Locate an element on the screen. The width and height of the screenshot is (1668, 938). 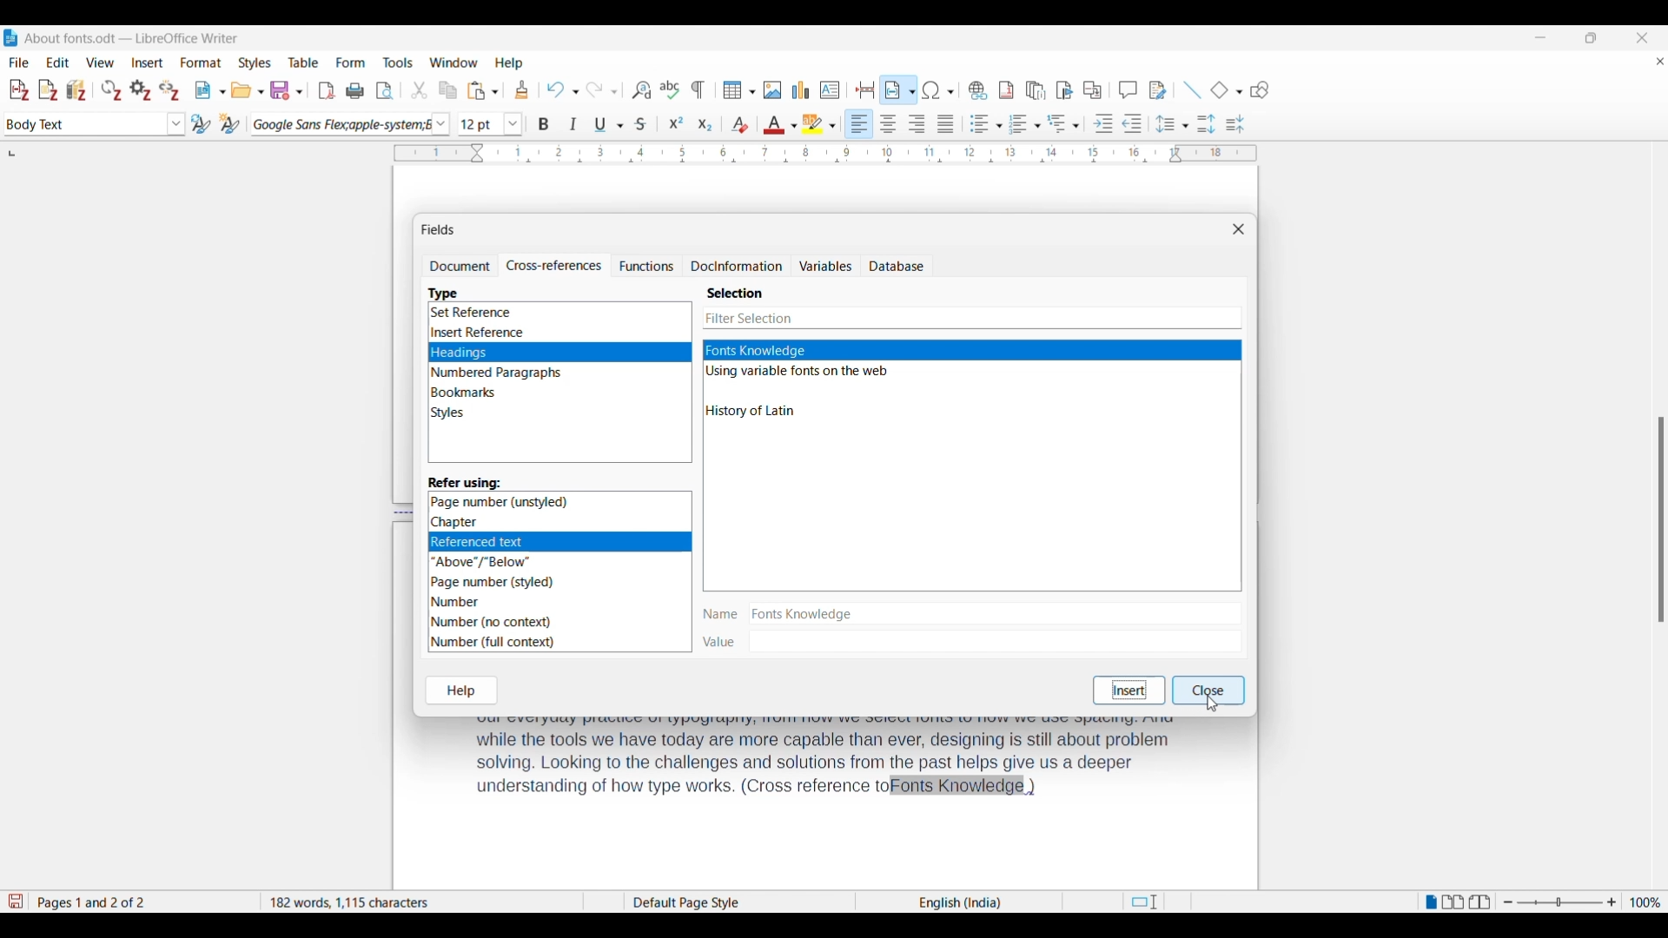
Insert footnote is located at coordinates (1005, 90).